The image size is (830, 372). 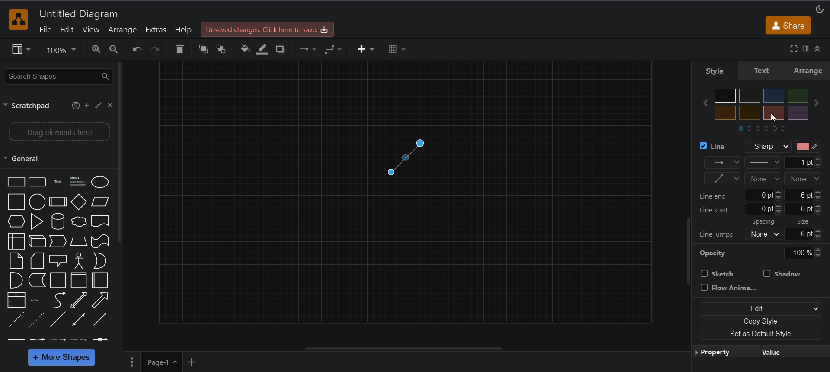 I want to click on shadow, so click(x=785, y=273).